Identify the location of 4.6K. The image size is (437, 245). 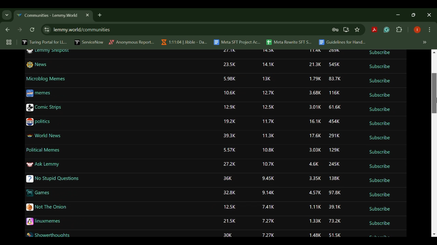
(313, 164).